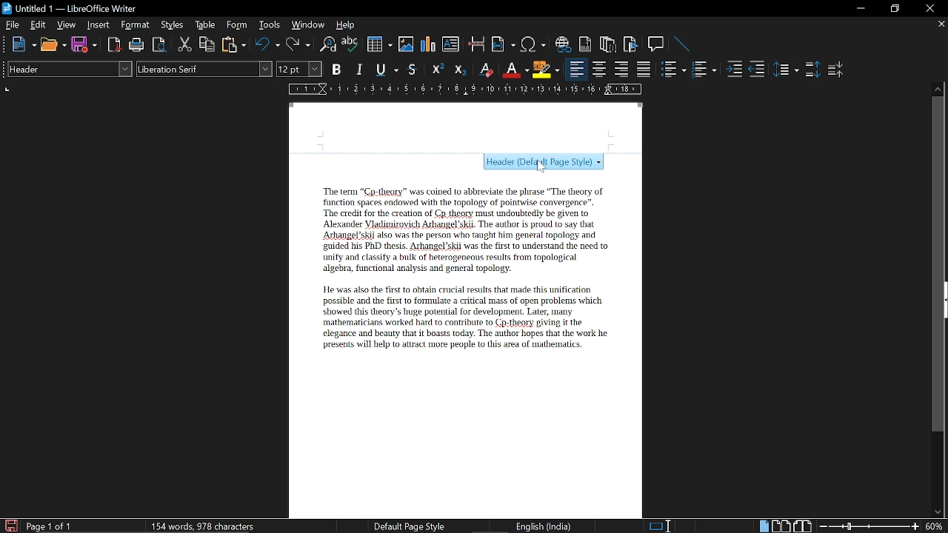  What do you see at coordinates (785, 70) in the screenshot?
I see `Set line spacing` at bounding box center [785, 70].